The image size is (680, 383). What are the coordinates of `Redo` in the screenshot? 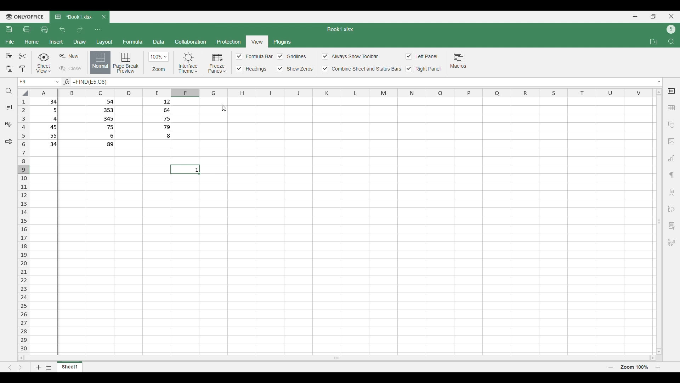 It's located at (80, 30).